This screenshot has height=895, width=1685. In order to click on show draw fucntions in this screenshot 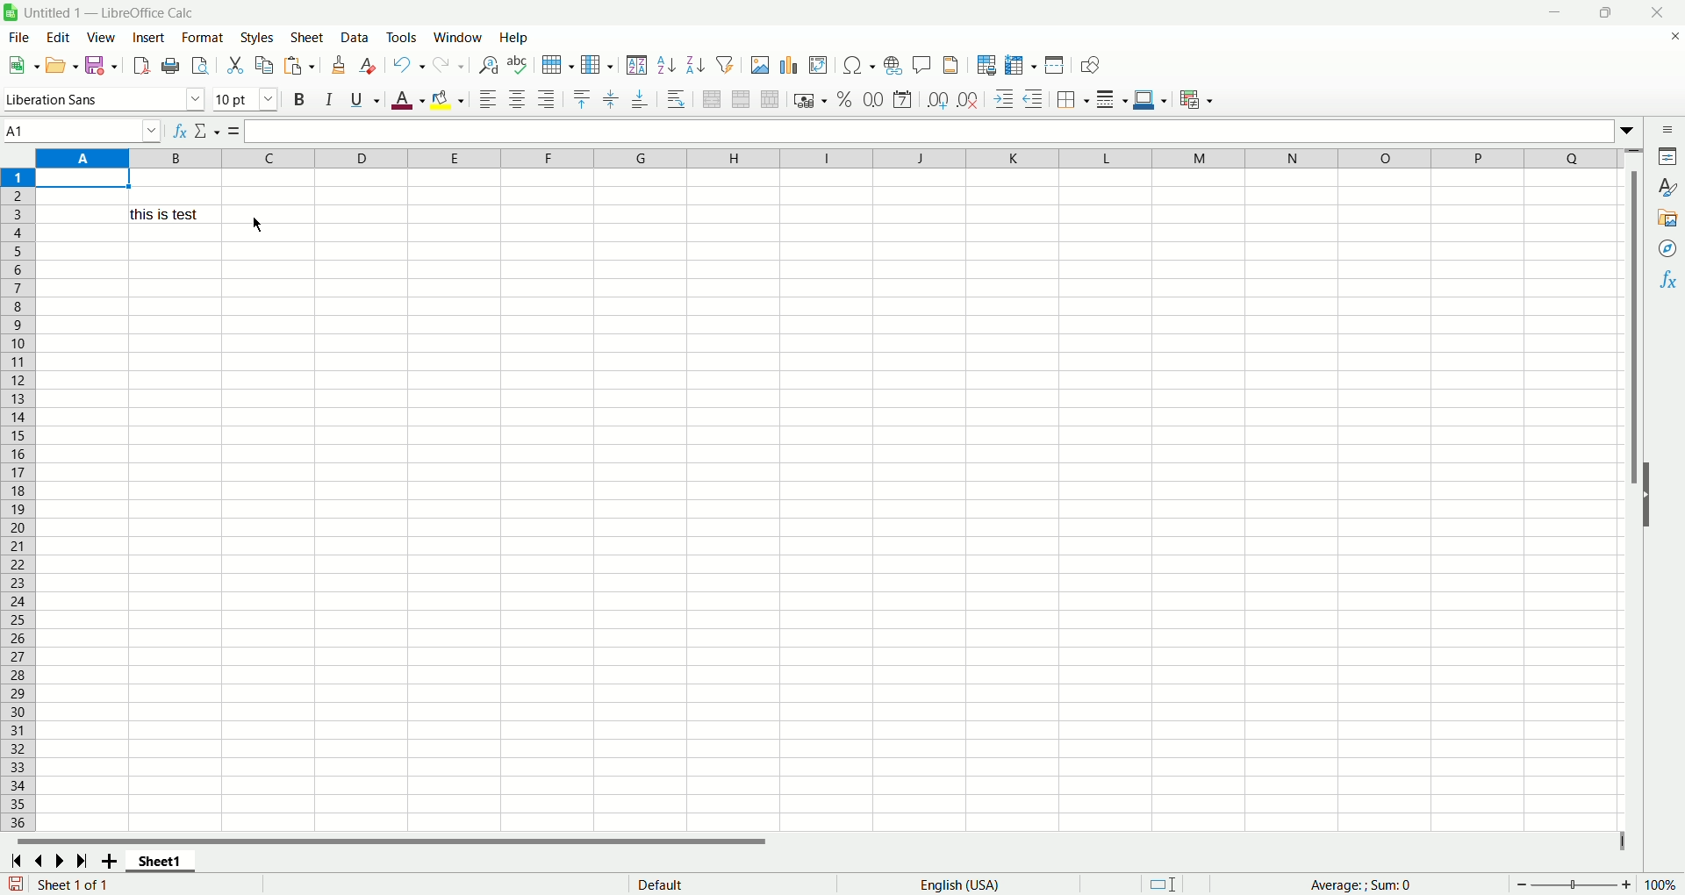, I will do `click(1090, 66)`.